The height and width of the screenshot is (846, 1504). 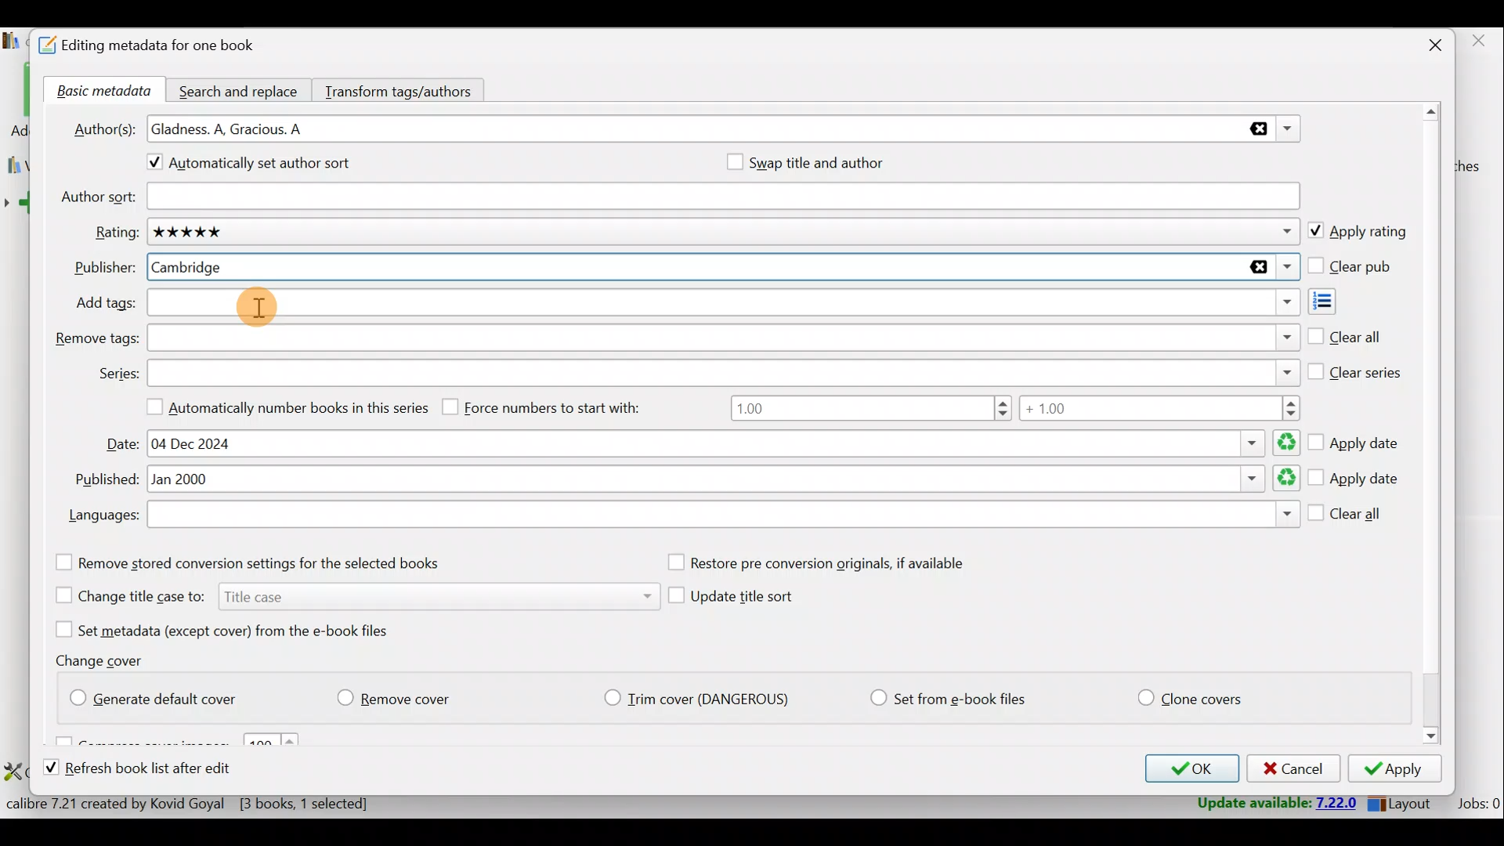 I want to click on Remove cover, so click(x=403, y=695).